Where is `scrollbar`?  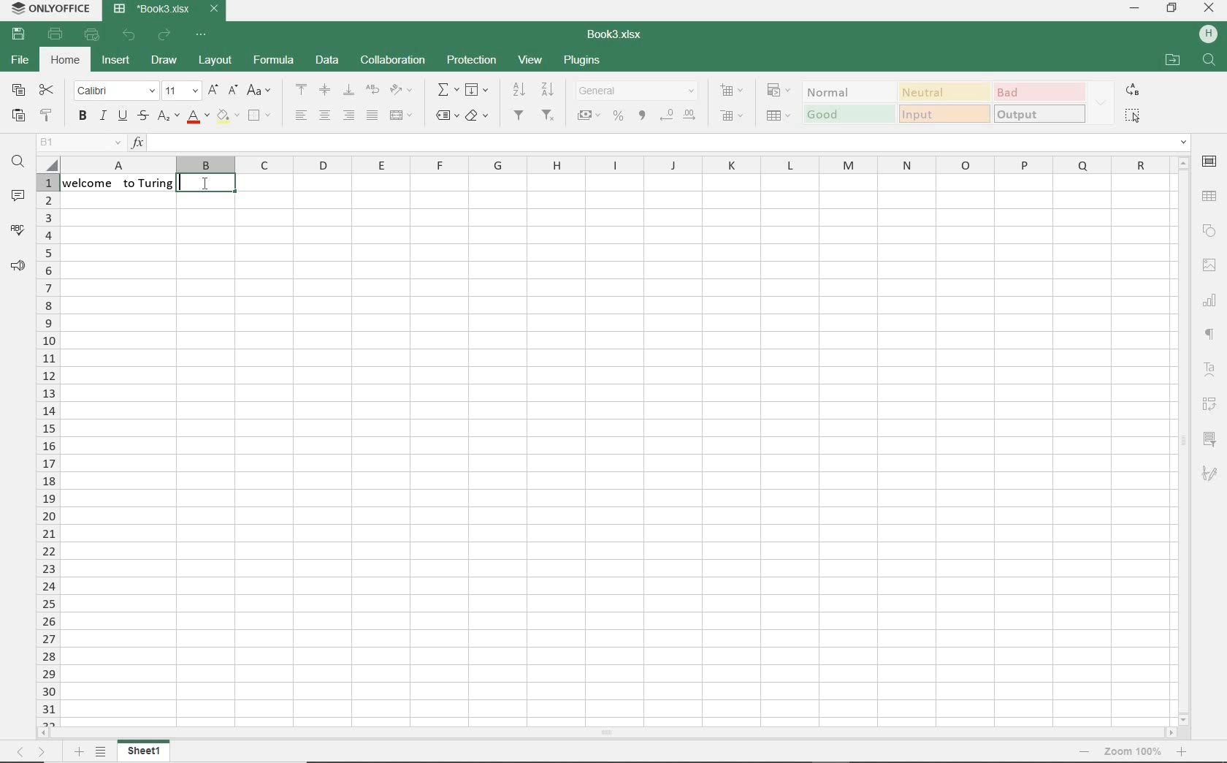
scrollbar is located at coordinates (1182, 441).